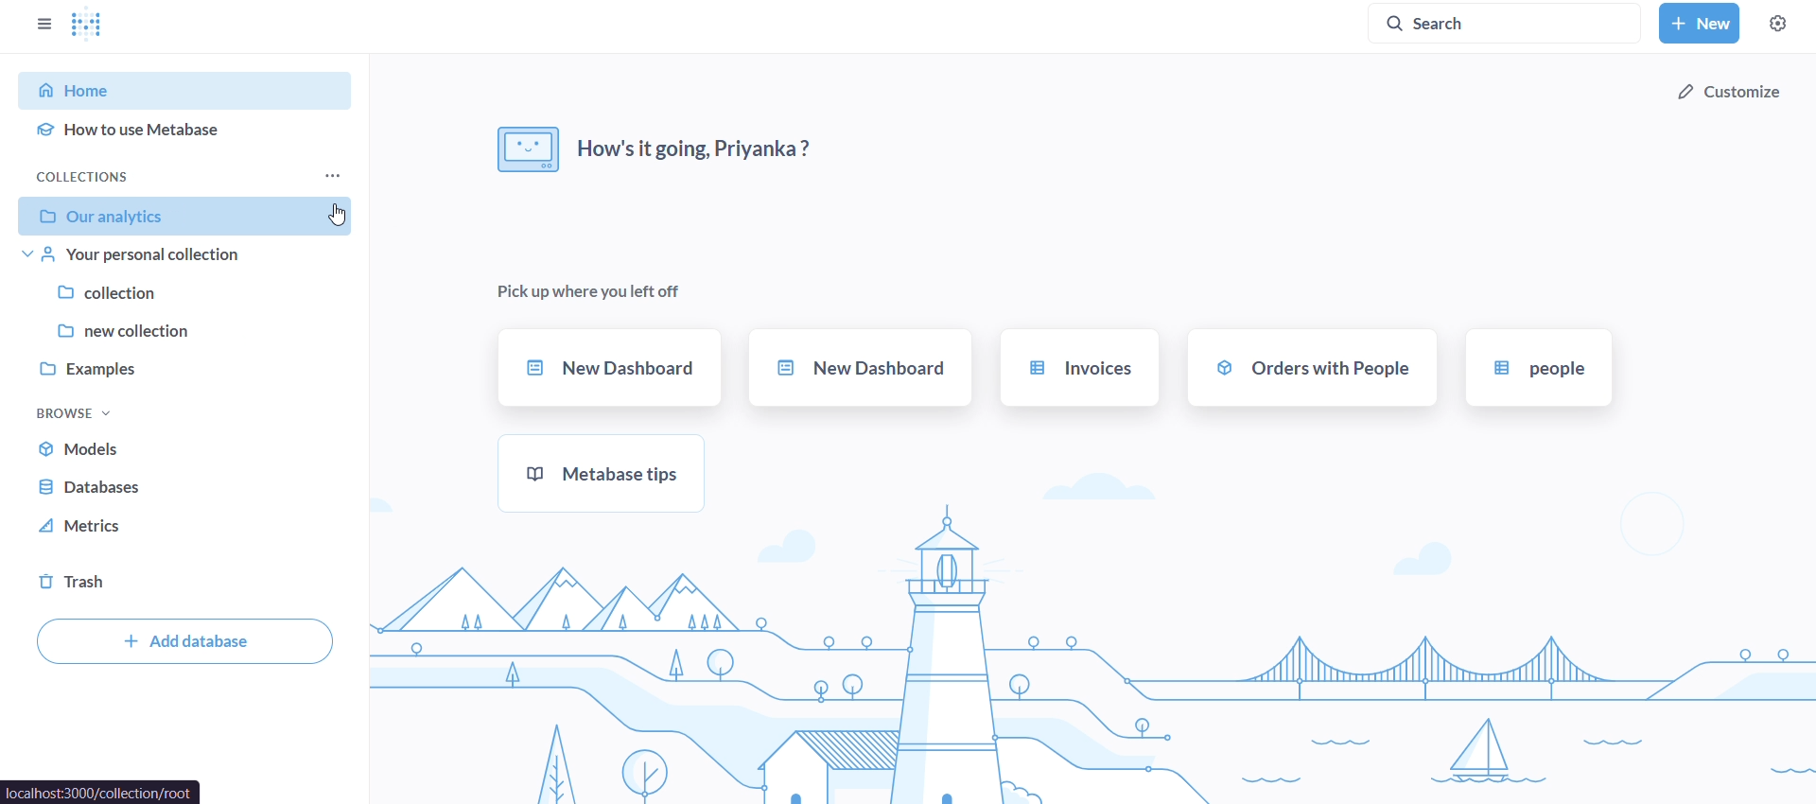 The height and width of the screenshot is (804, 1816). I want to click on browse, so click(71, 414).